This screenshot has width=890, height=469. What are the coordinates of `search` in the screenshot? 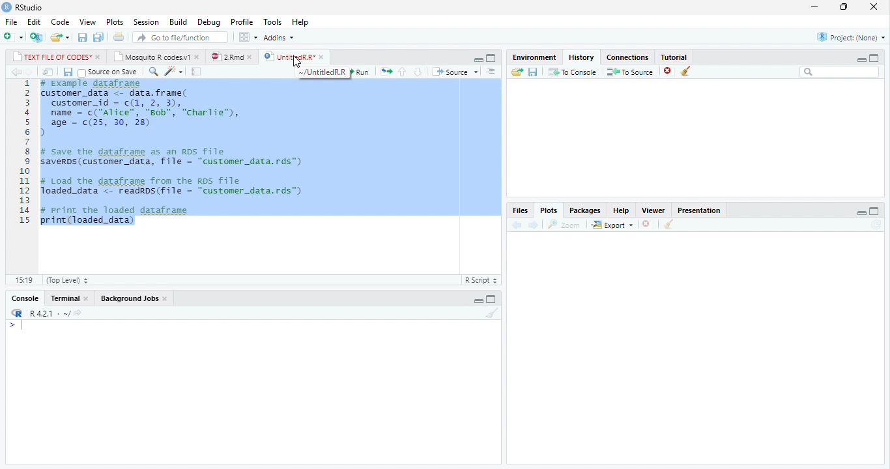 It's located at (840, 72).